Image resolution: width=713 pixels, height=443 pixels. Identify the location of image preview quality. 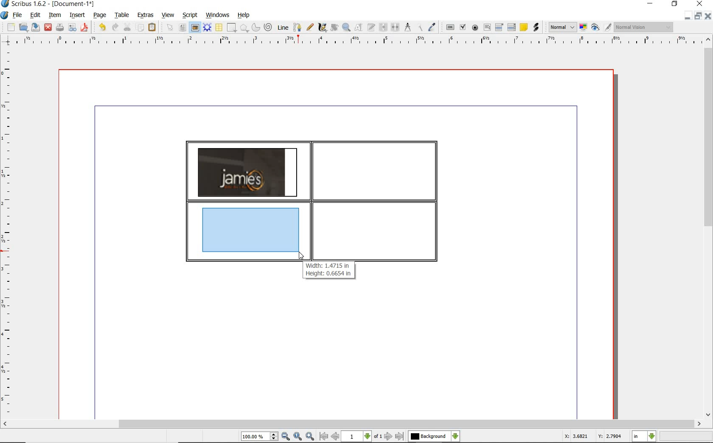
(562, 26).